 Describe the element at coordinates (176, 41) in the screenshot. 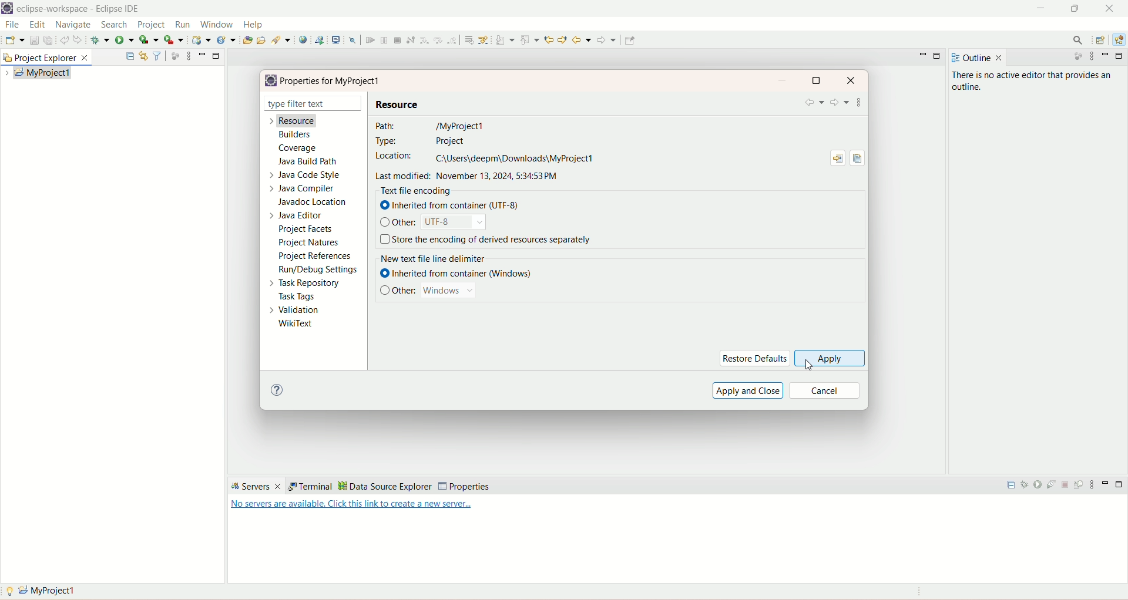

I see `run last tool` at that location.